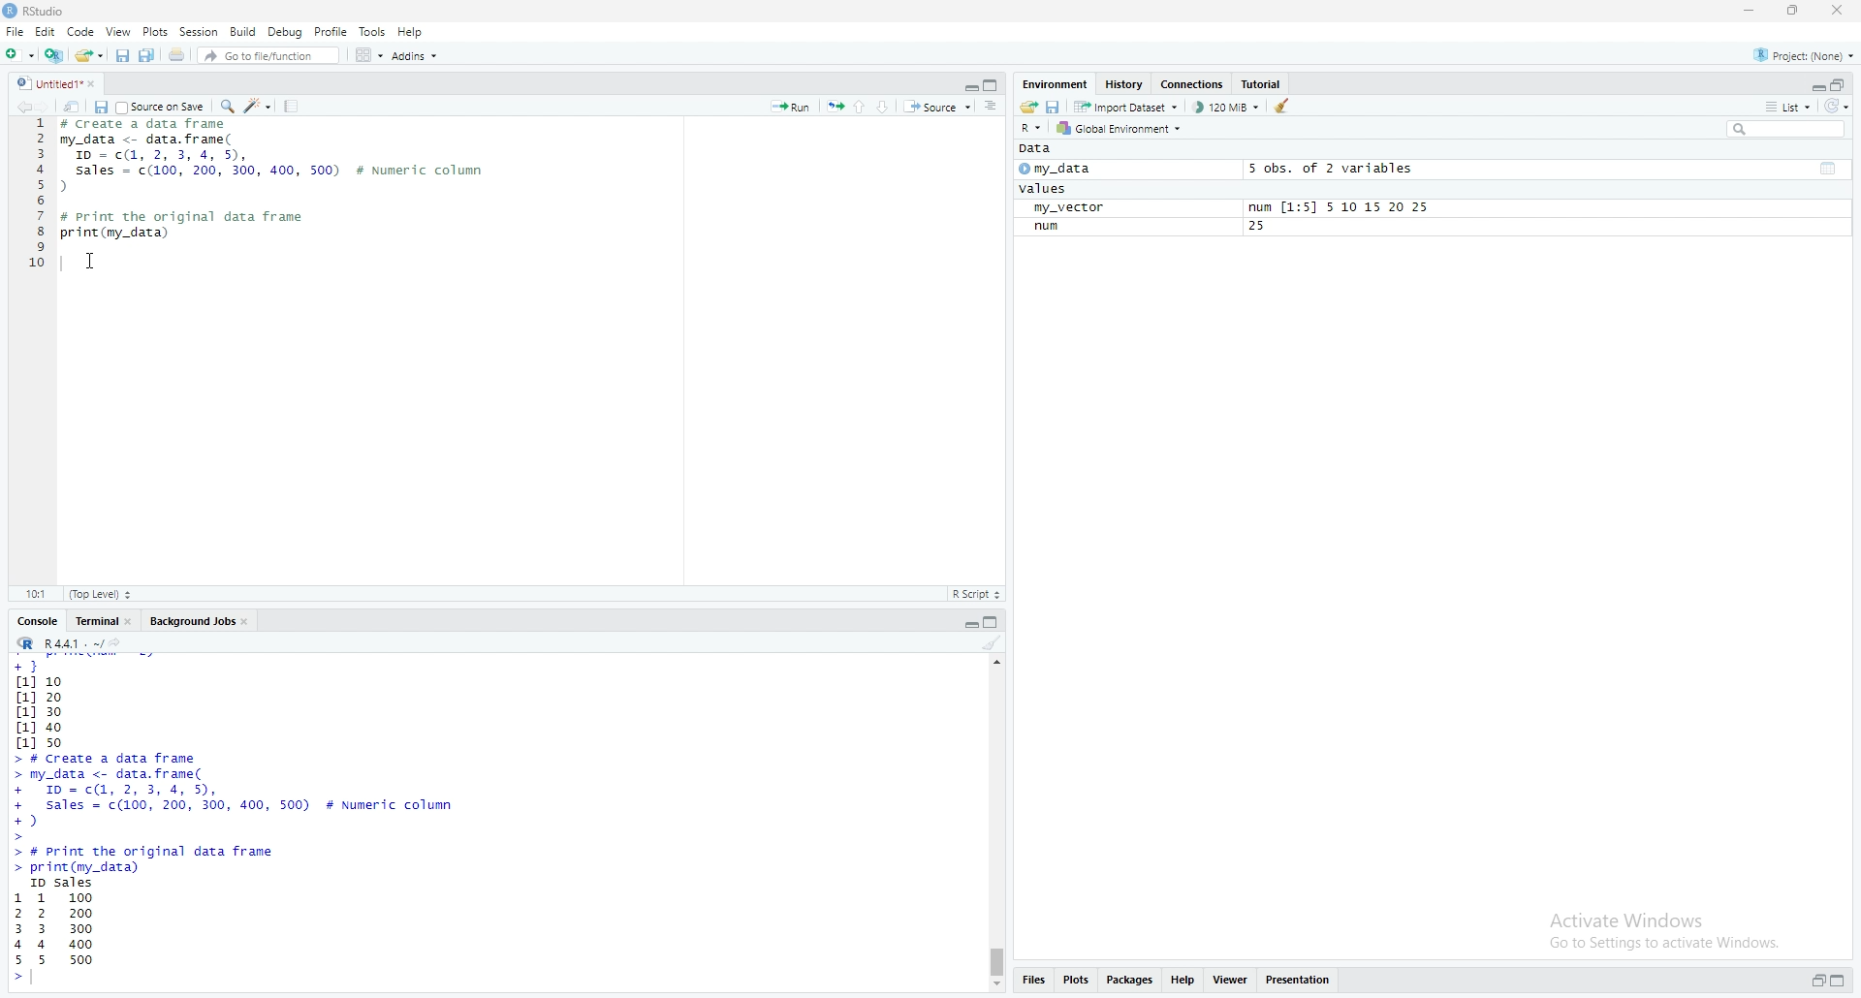  What do you see at coordinates (155, 126) in the screenshot?
I see `# create a data frame` at bounding box center [155, 126].